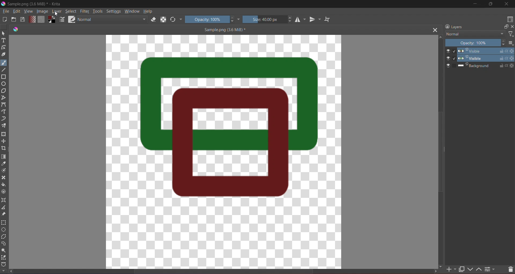 This screenshot has width=515, height=274. I want to click on Scroll left, so click(12, 272).